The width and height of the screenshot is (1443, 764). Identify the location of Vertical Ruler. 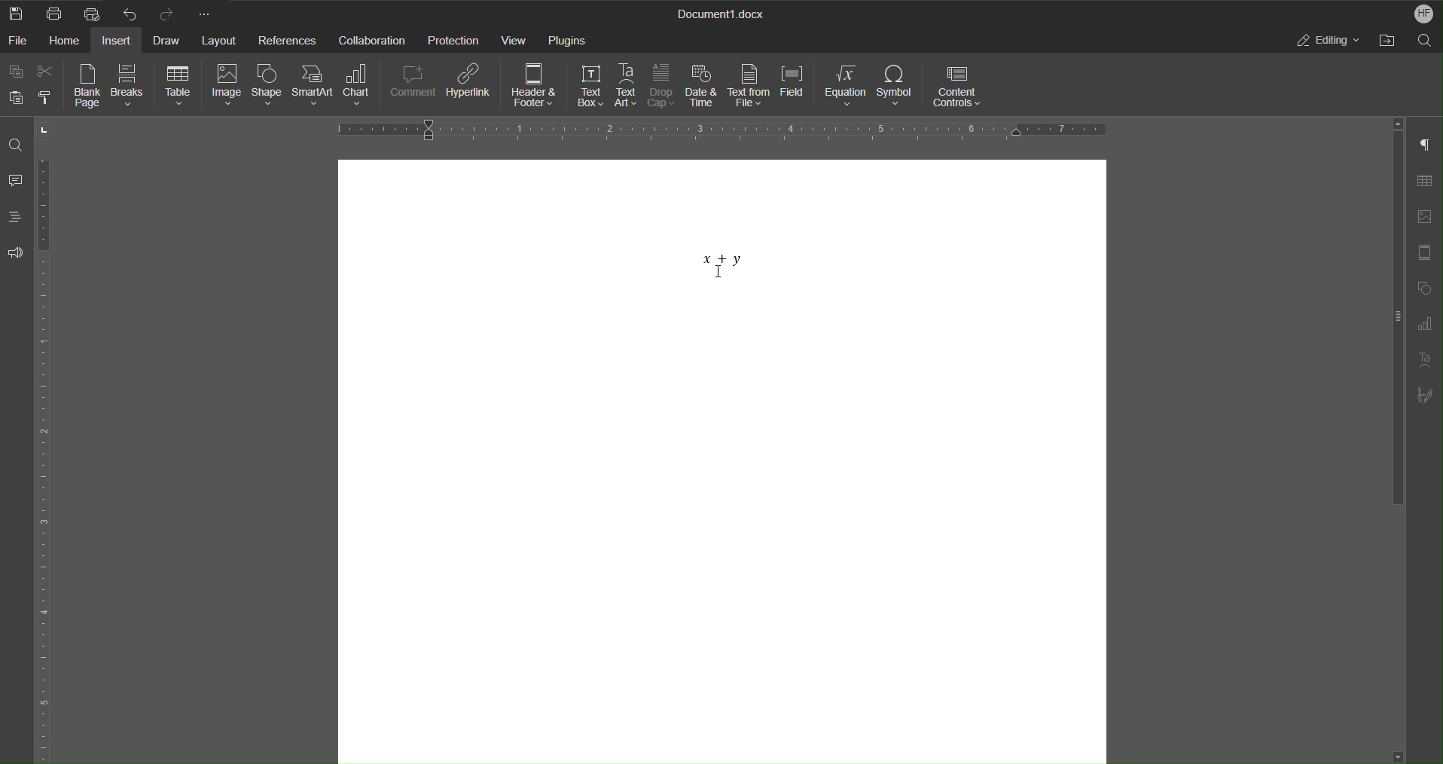
(40, 458).